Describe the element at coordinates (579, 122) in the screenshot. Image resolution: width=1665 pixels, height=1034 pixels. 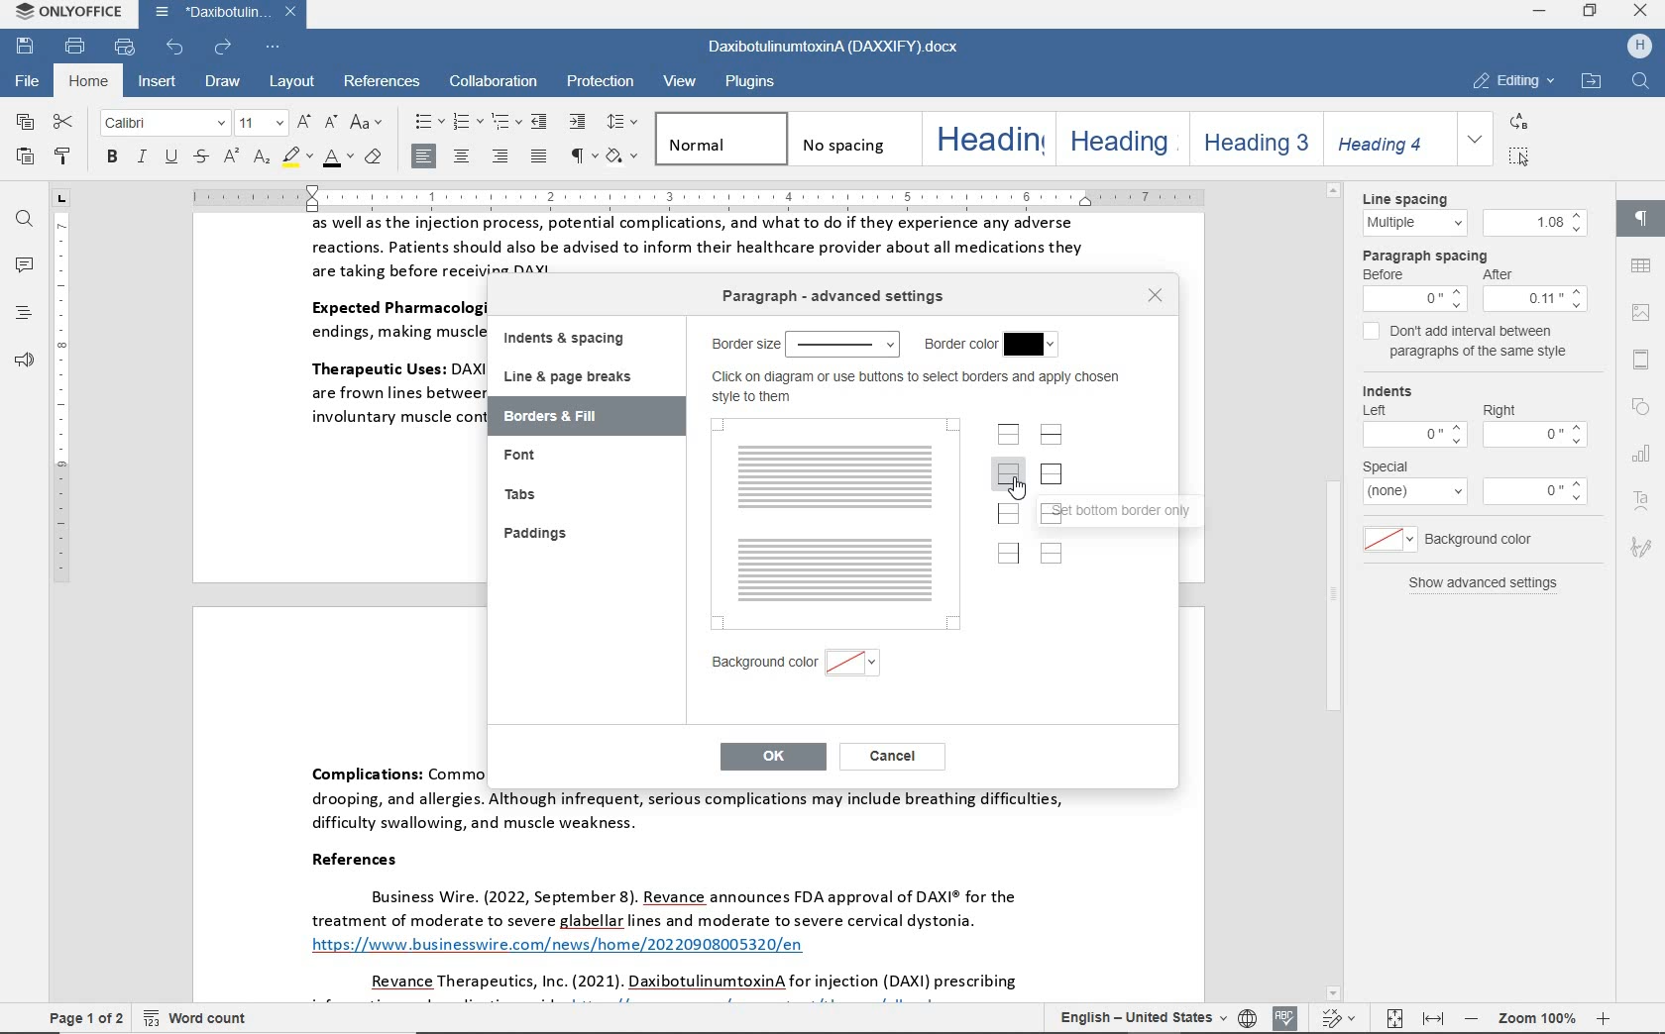
I see `increase indent` at that location.